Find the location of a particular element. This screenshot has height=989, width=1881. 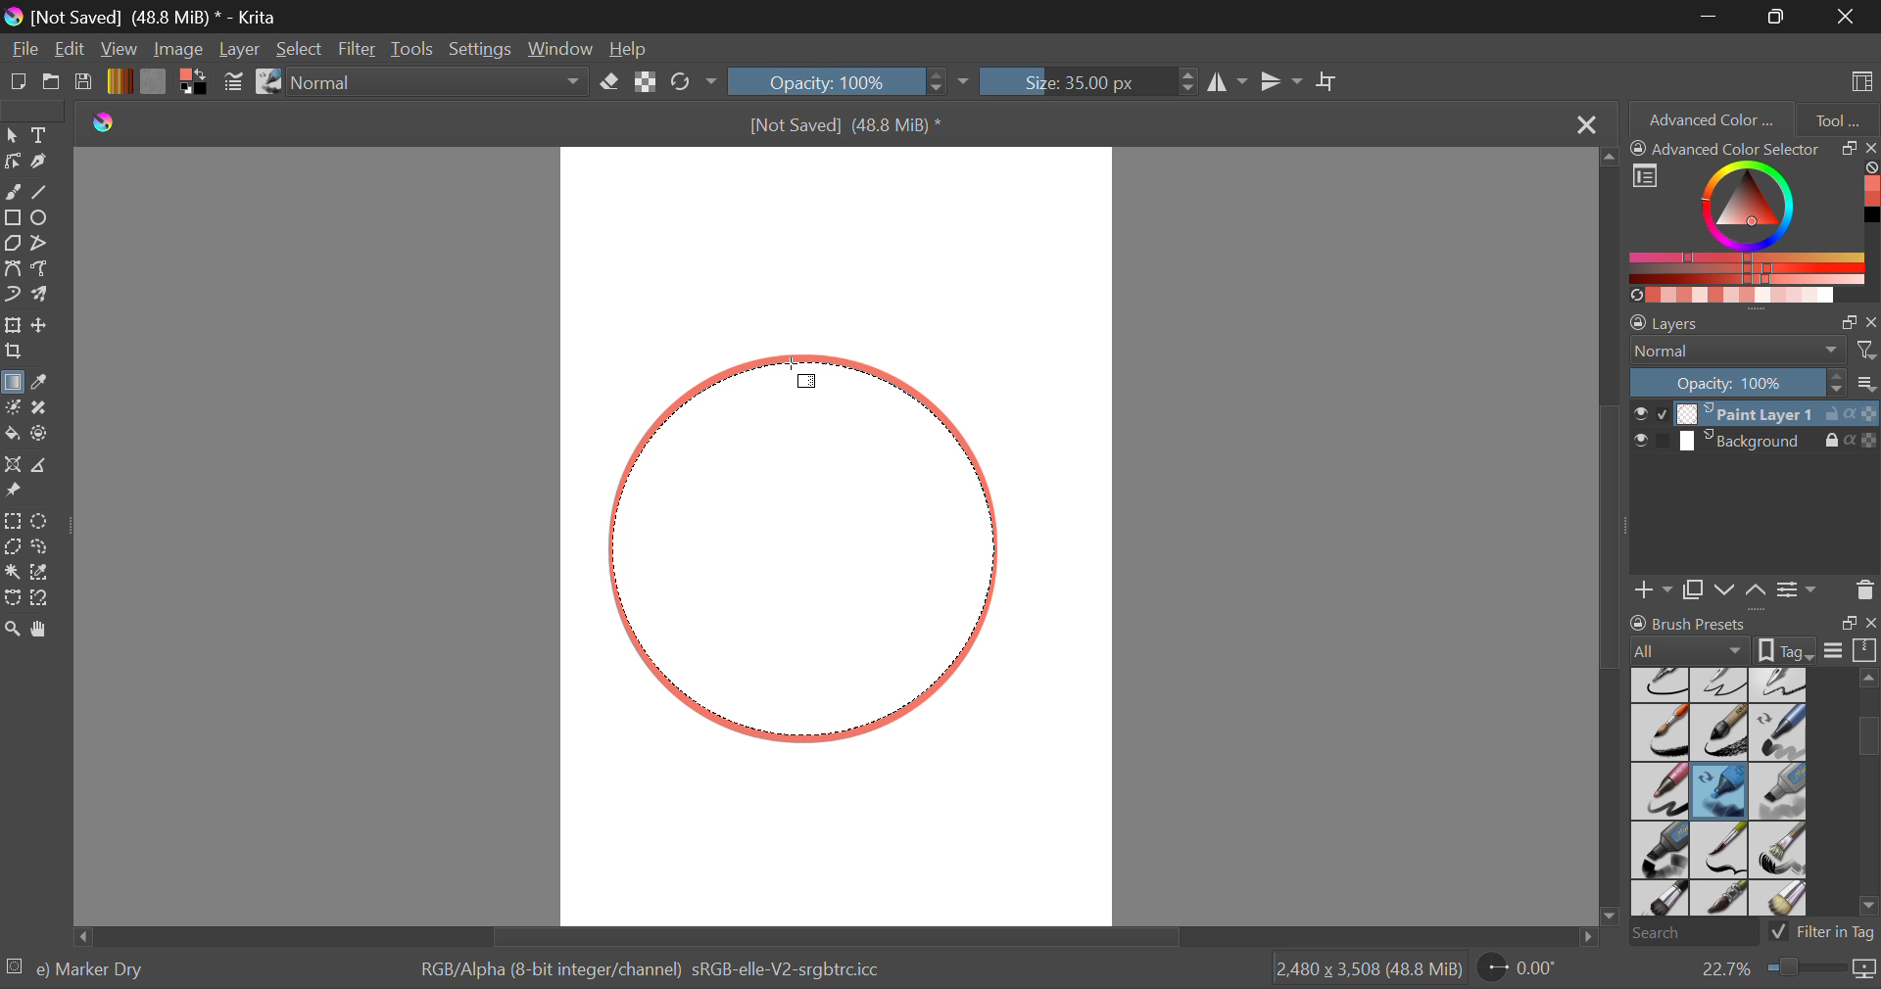

Size : 35px is located at coordinates (1087, 81).